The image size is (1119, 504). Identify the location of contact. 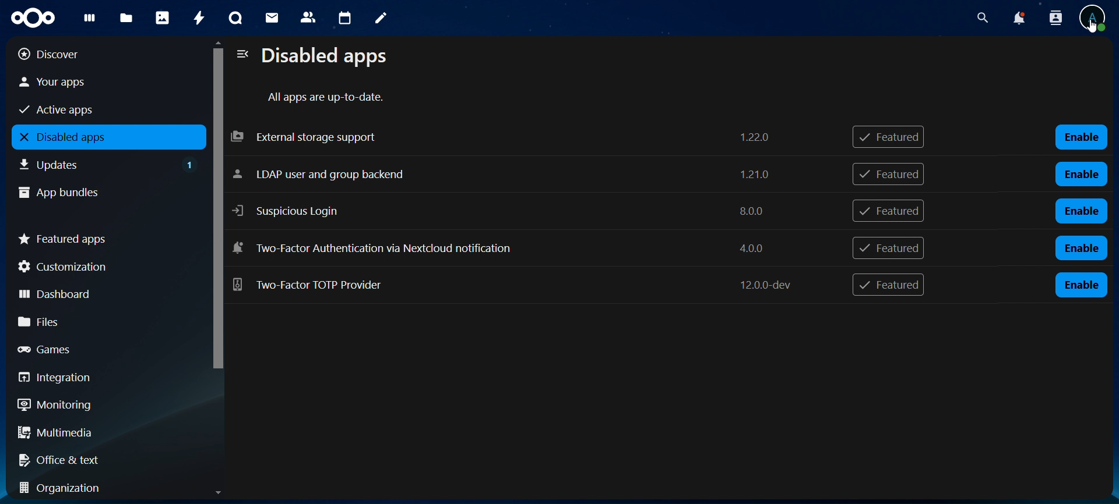
(308, 16).